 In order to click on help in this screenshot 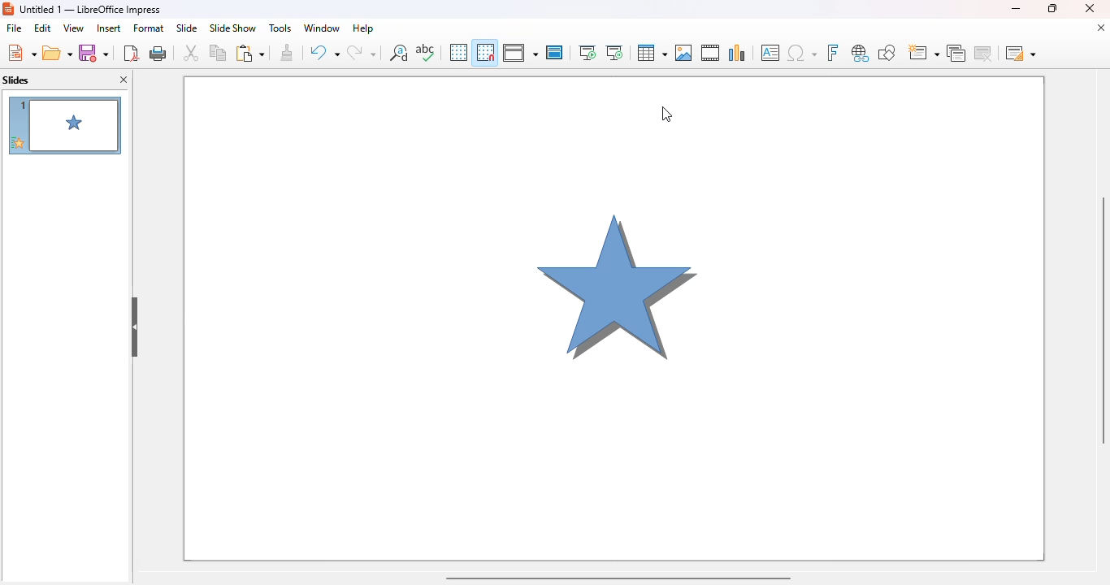, I will do `click(363, 29)`.